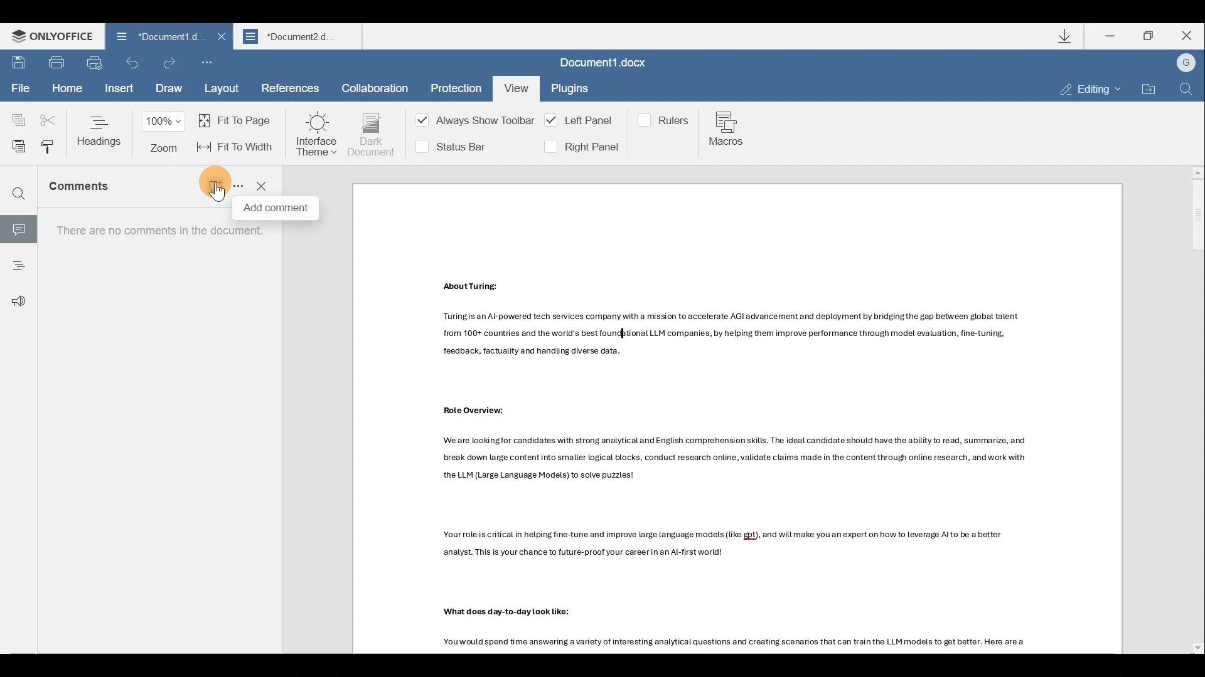 The image size is (1205, 677). What do you see at coordinates (729, 131) in the screenshot?
I see `Macros` at bounding box center [729, 131].